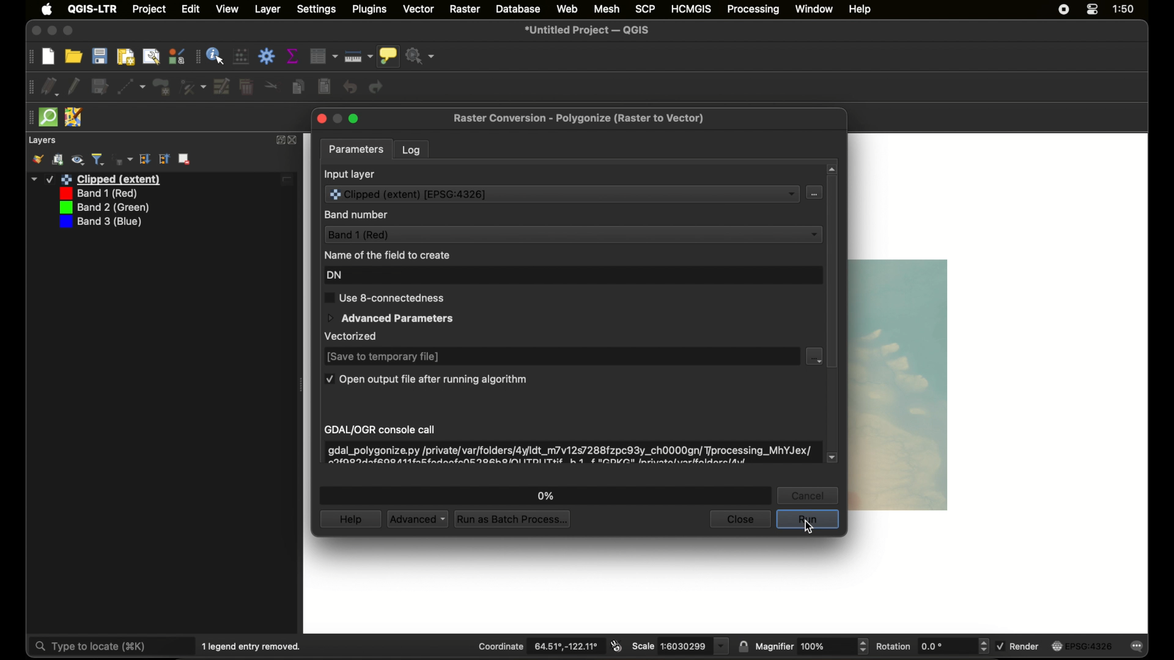 The image size is (1174, 660). What do you see at coordinates (370, 9) in the screenshot?
I see `plugins` at bounding box center [370, 9].